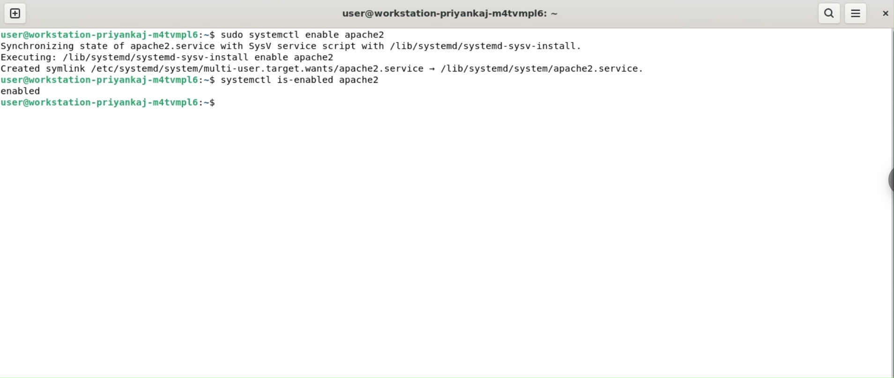 This screenshot has height=378, width=894. Describe the element at coordinates (308, 81) in the screenshot. I see `systemctl is-enabled apache2` at that location.